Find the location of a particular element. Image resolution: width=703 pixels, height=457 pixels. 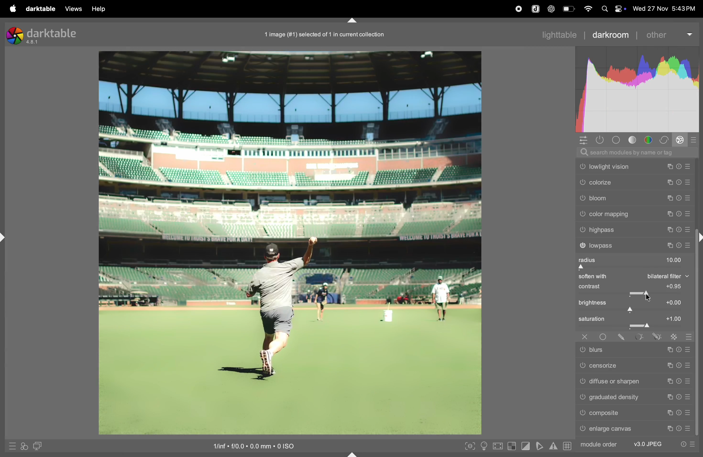

toggle high quality processing is located at coordinates (499, 445).